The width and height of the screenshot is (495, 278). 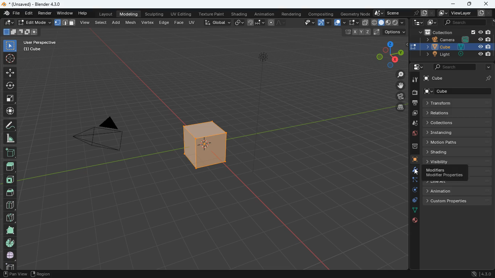 I want to click on format, so click(x=66, y=23).